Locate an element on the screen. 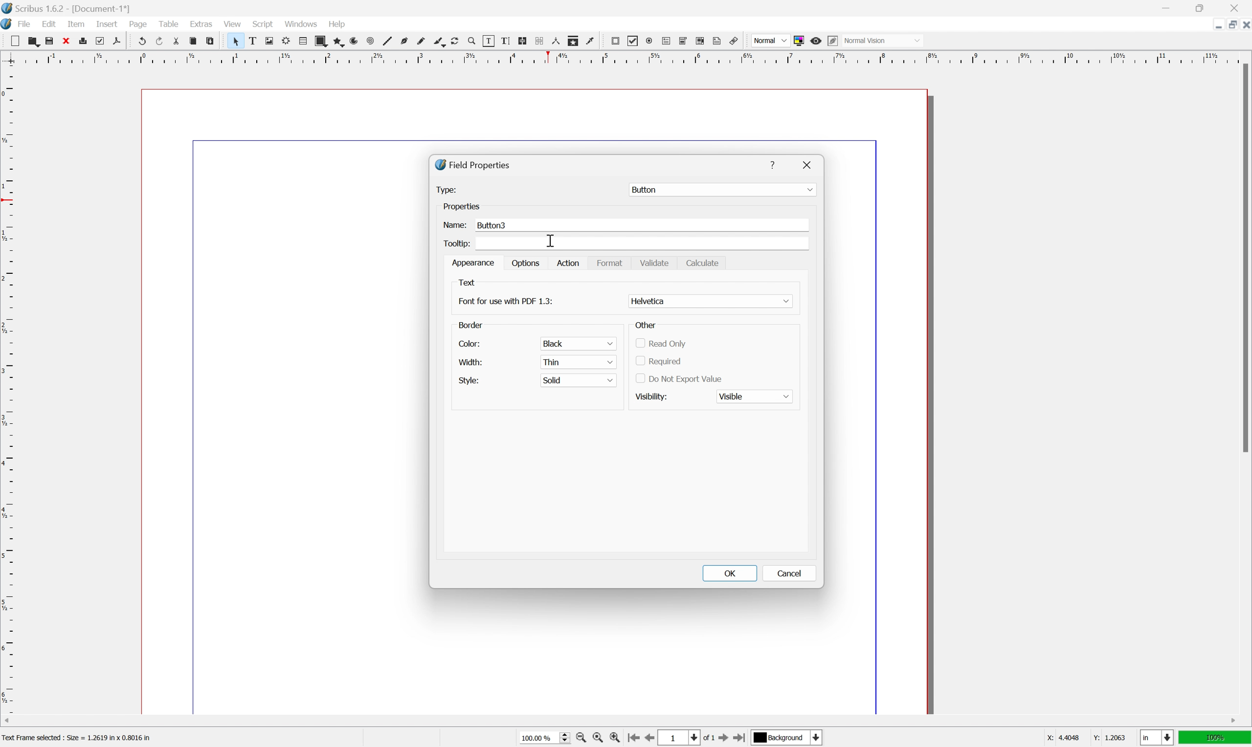 Image resolution: width=1252 pixels, height=747 pixels. color: is located at coordinates (467, 344).